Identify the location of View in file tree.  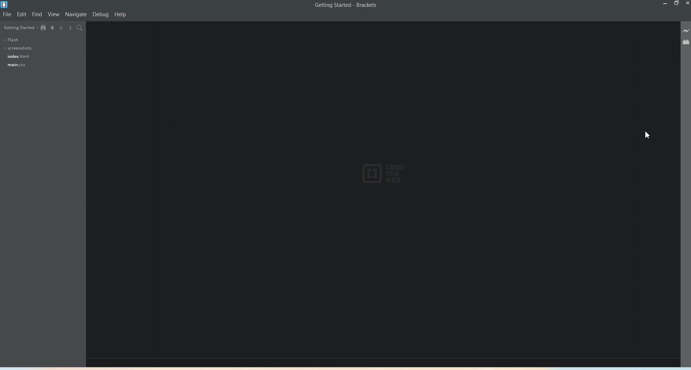
(44, 27).